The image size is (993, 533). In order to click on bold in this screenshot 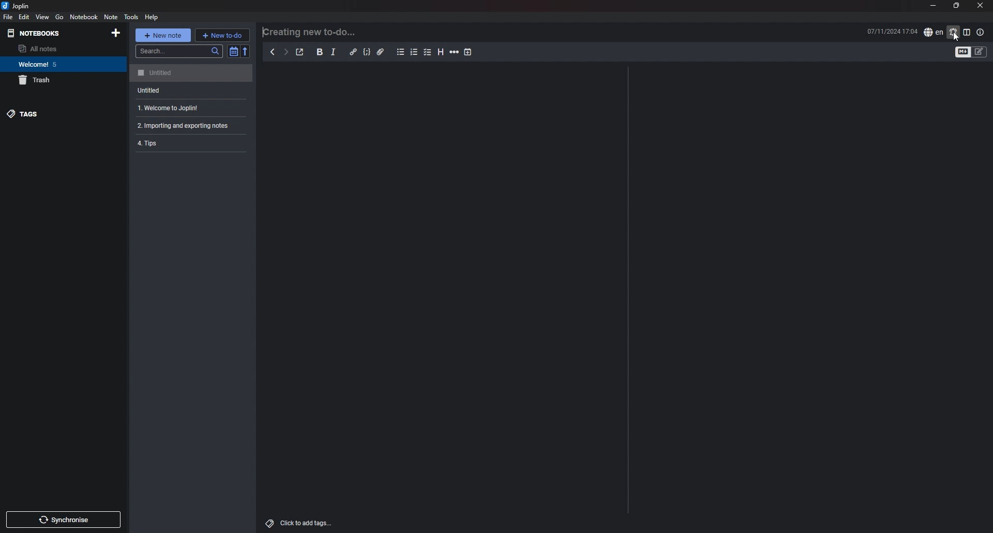, I will do `click(320, 52)`.